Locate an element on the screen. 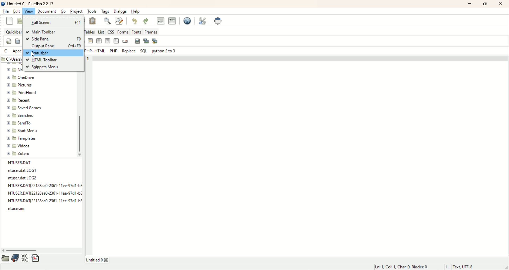 The width and height of the screenshot is (509, 270). tables is located at coordinates (90, 32).